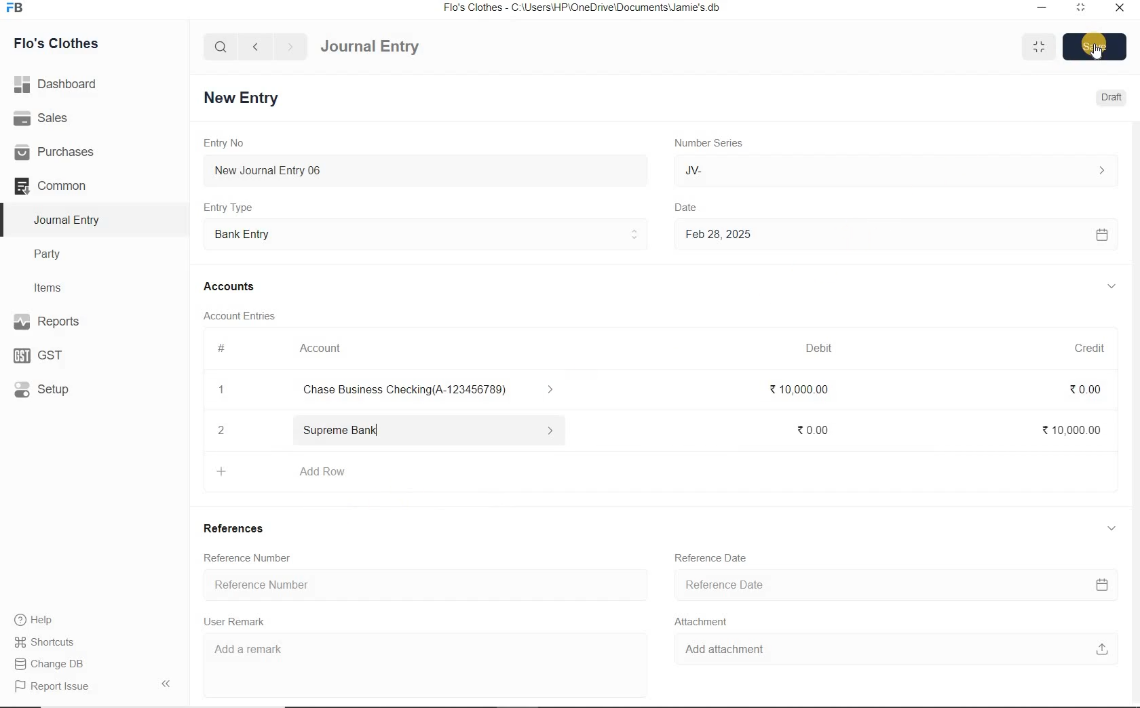 Image resolution: width=1140 pixels, height=708 pixels. I want to click on Common, so click(66, 185).